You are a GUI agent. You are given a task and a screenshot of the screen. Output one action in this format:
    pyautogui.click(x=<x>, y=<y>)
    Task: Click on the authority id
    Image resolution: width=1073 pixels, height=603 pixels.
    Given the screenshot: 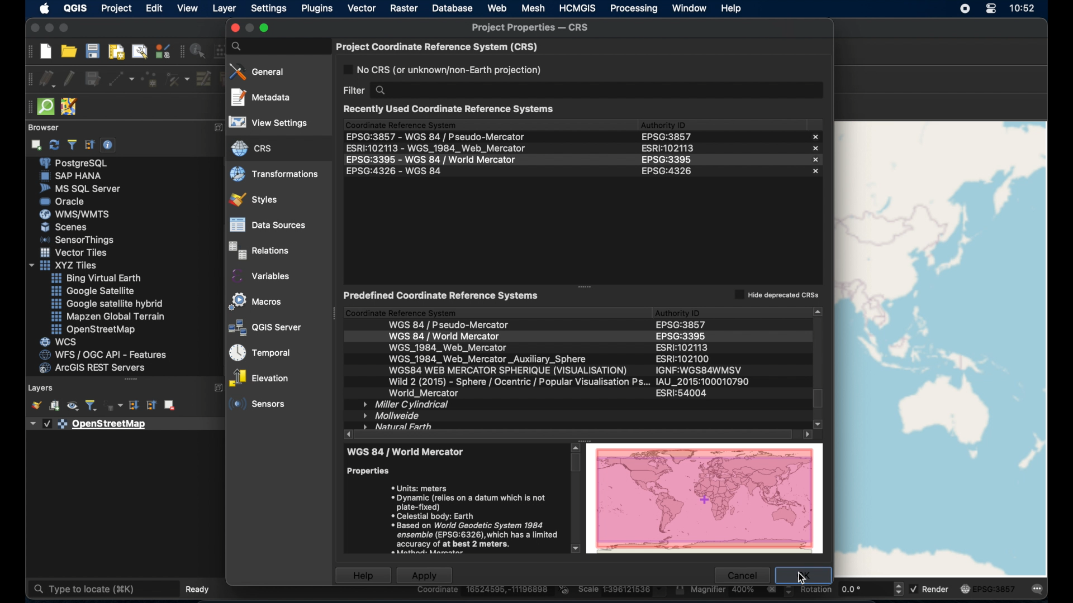 What is the action you would take?
    pyautogui.click(x=664, y=123)
    